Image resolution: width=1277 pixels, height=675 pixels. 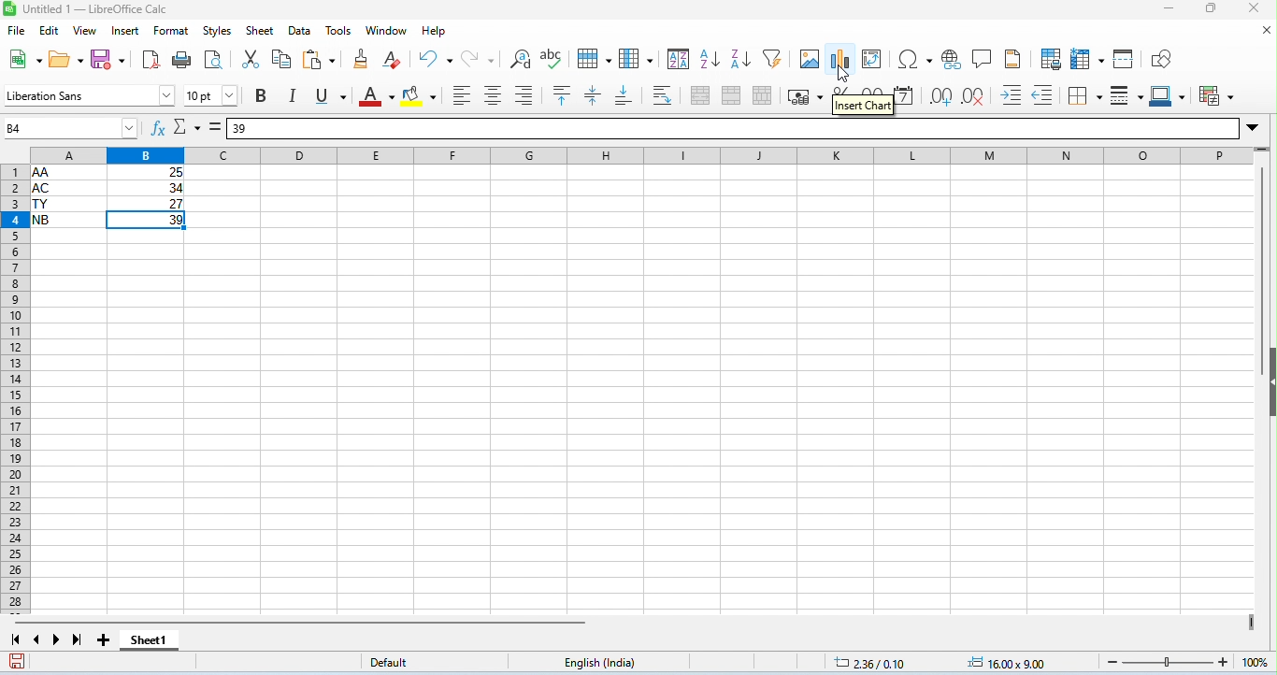 What do you see at coordinates (251, 59) in the screenshot?
I see `cut` at bounding box center [251, 59].